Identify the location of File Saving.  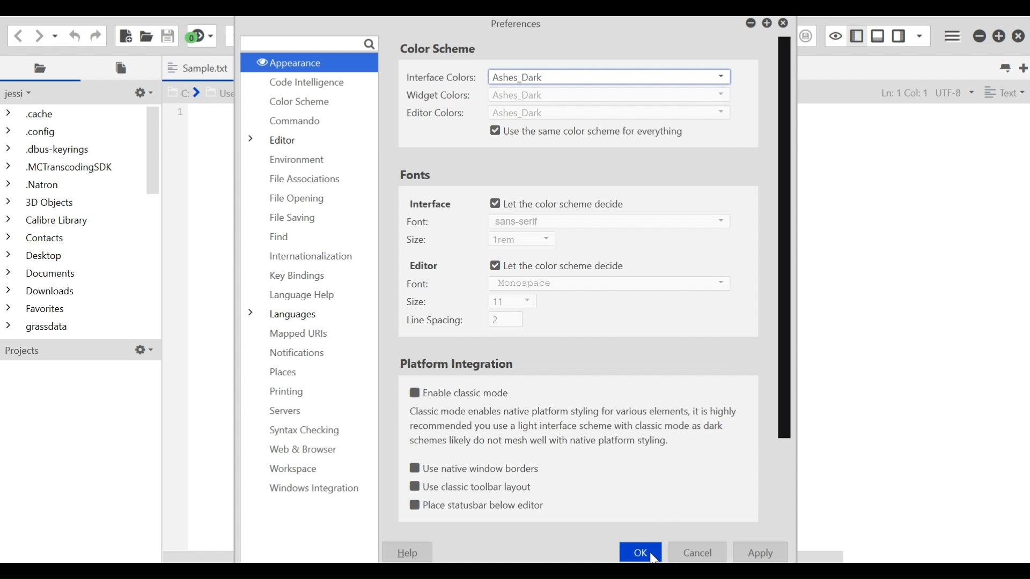
(292, 218).